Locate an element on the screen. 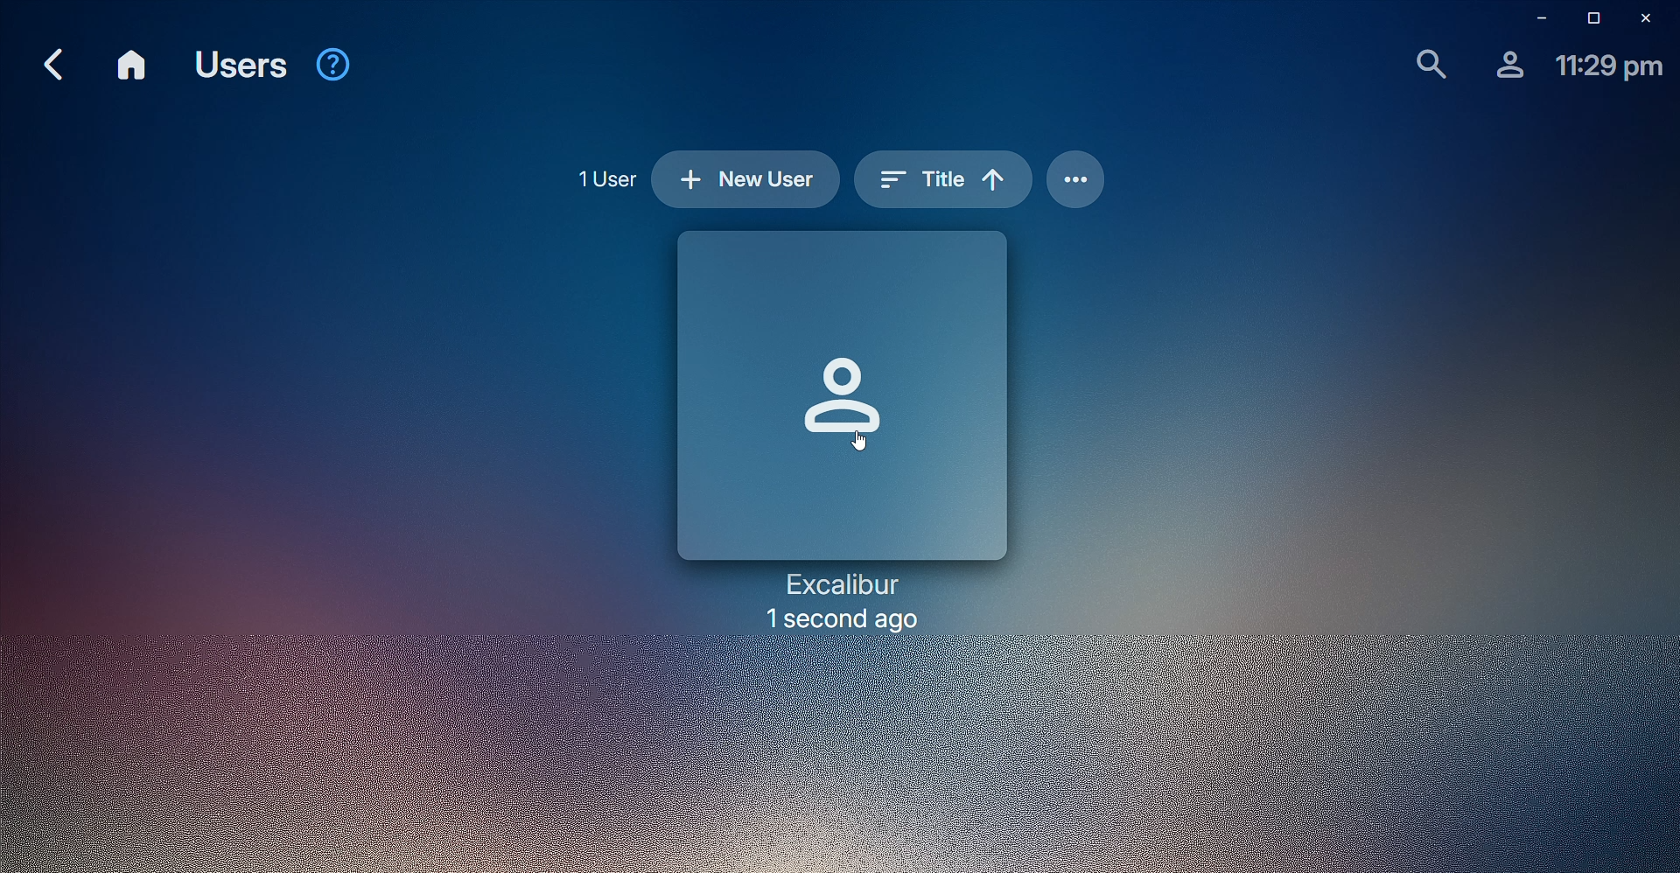 This screenshot has height=873, width=1680. Back is located at coordinates (53, 63).